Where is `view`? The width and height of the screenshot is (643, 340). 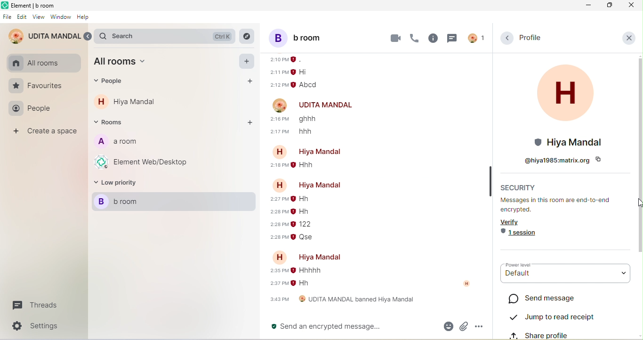
view is located at coordinates (40, 16).